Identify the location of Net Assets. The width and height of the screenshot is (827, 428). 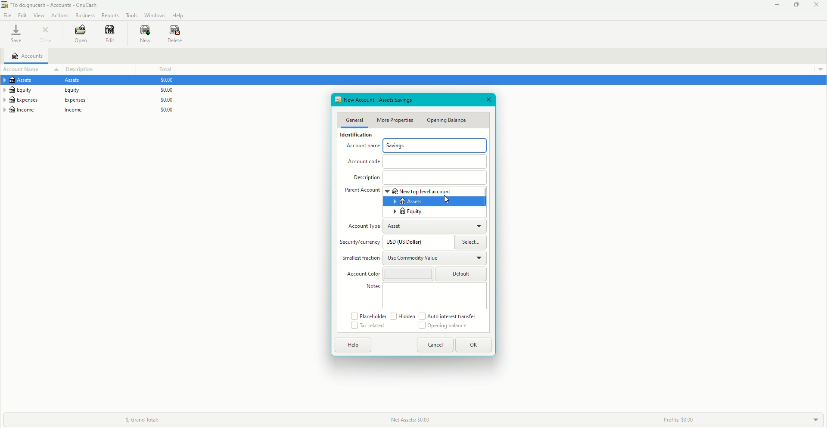
(417, 419).